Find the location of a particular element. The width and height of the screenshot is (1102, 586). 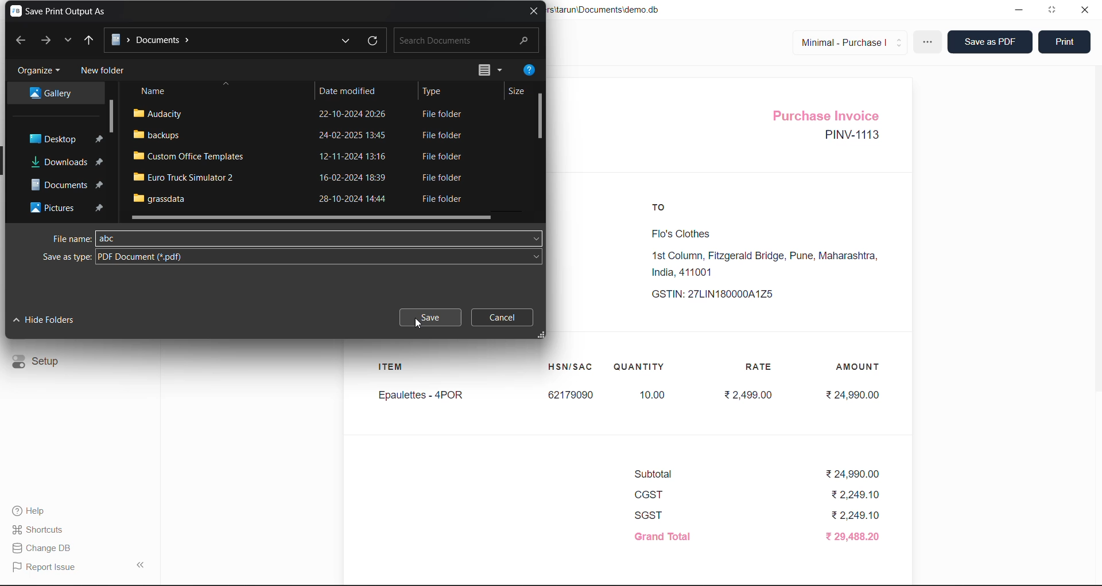

abc is located at coordinates (112, 239).